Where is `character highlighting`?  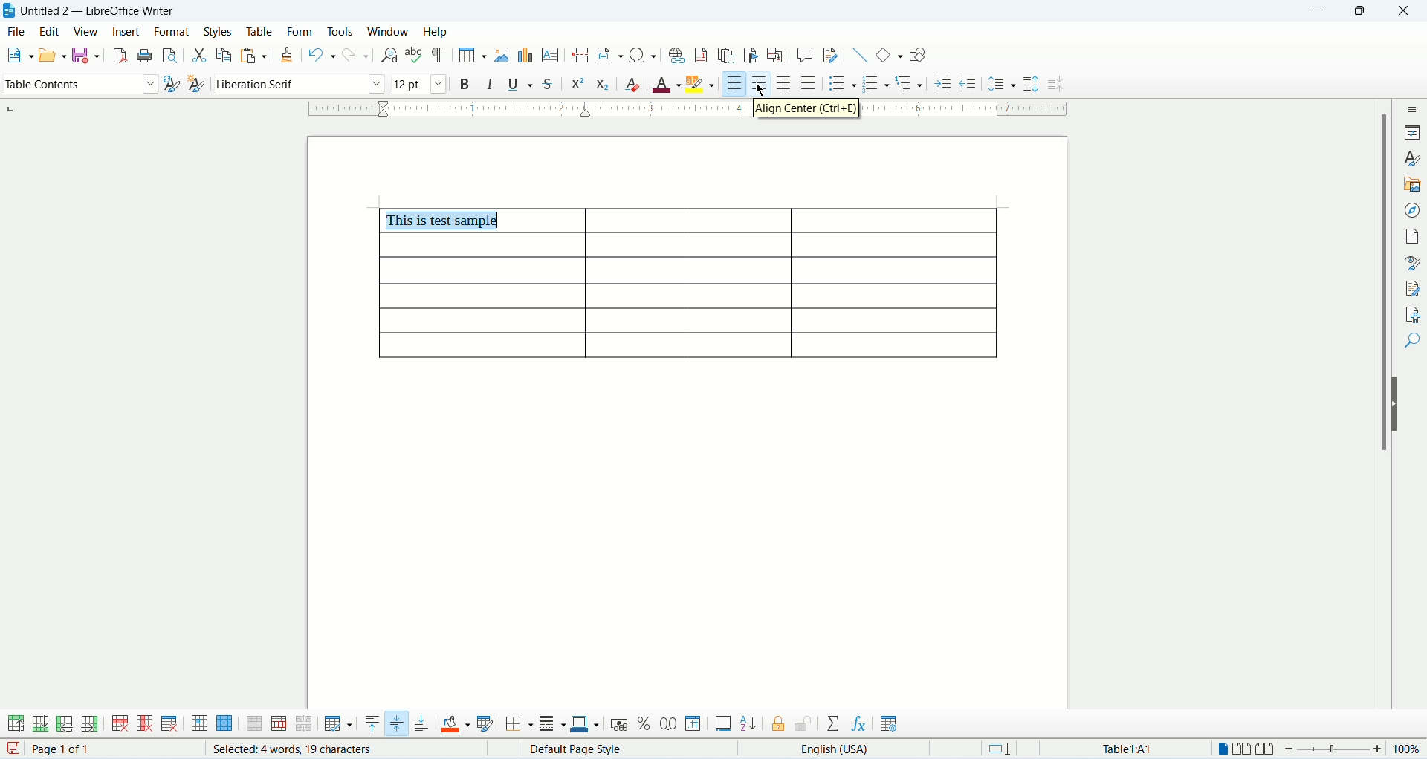
character highlighting is located at coordinates (699, 83).